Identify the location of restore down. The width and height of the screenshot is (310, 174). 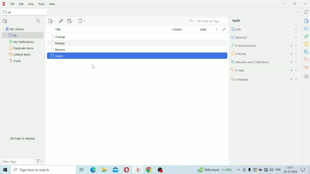
(295, 4).